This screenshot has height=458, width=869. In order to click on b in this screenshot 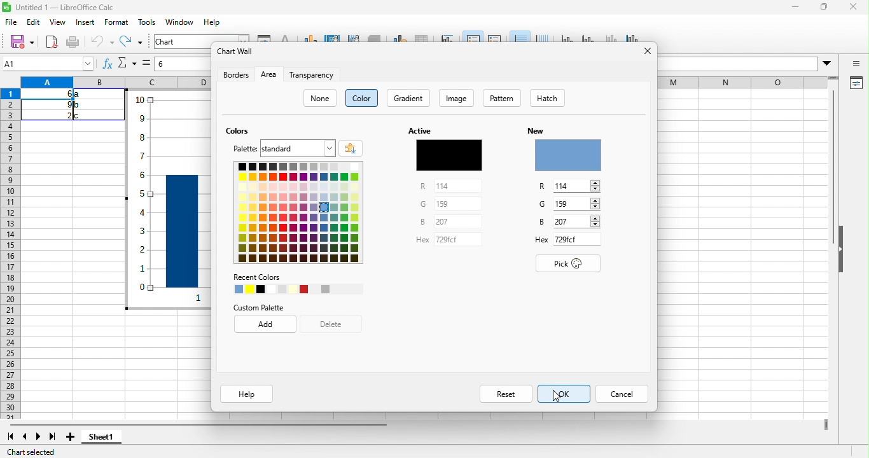, I will do `click(78, 105)`.